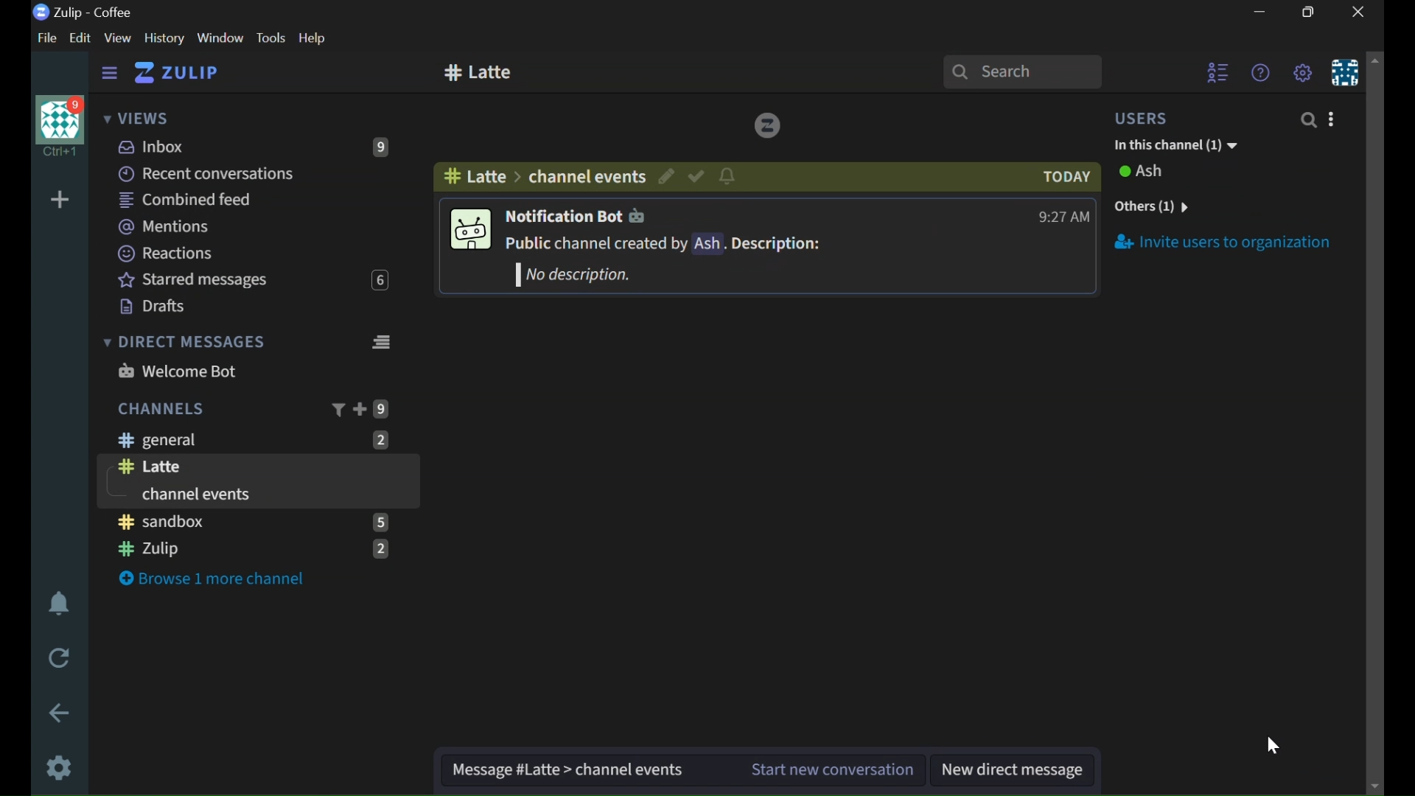 This screenshot has height=796, width=1415. I want to click on SETTINGS, so click(60, 767).